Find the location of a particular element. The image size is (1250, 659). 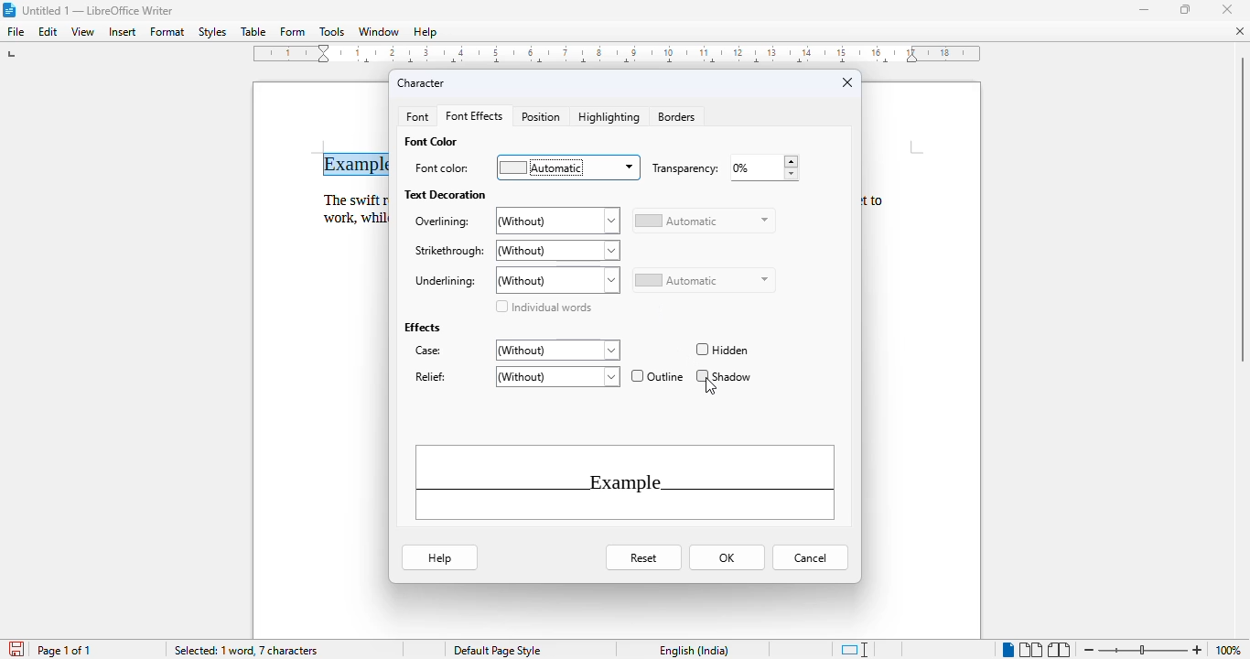

edit is located at coordinates (48, 32).